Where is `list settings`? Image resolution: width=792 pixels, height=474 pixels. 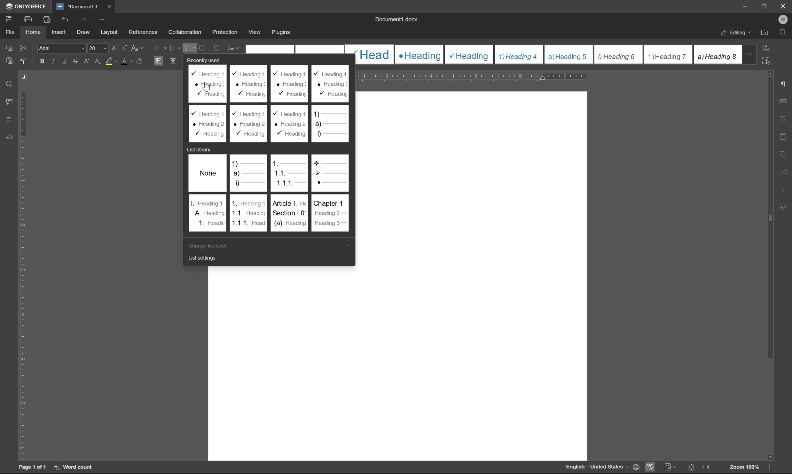
list settings is located at coordinates (204, 259).